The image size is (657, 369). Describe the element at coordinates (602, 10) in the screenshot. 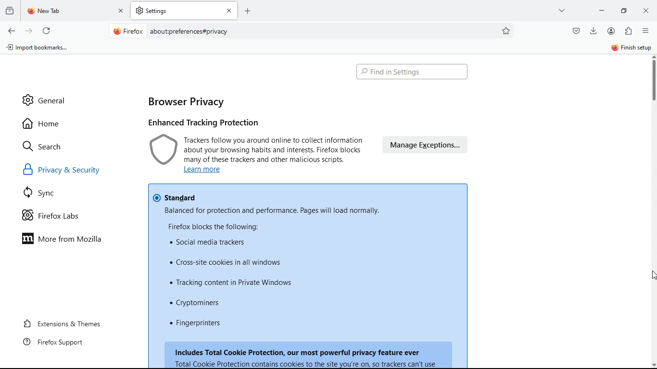

I see `minimize` at that location.